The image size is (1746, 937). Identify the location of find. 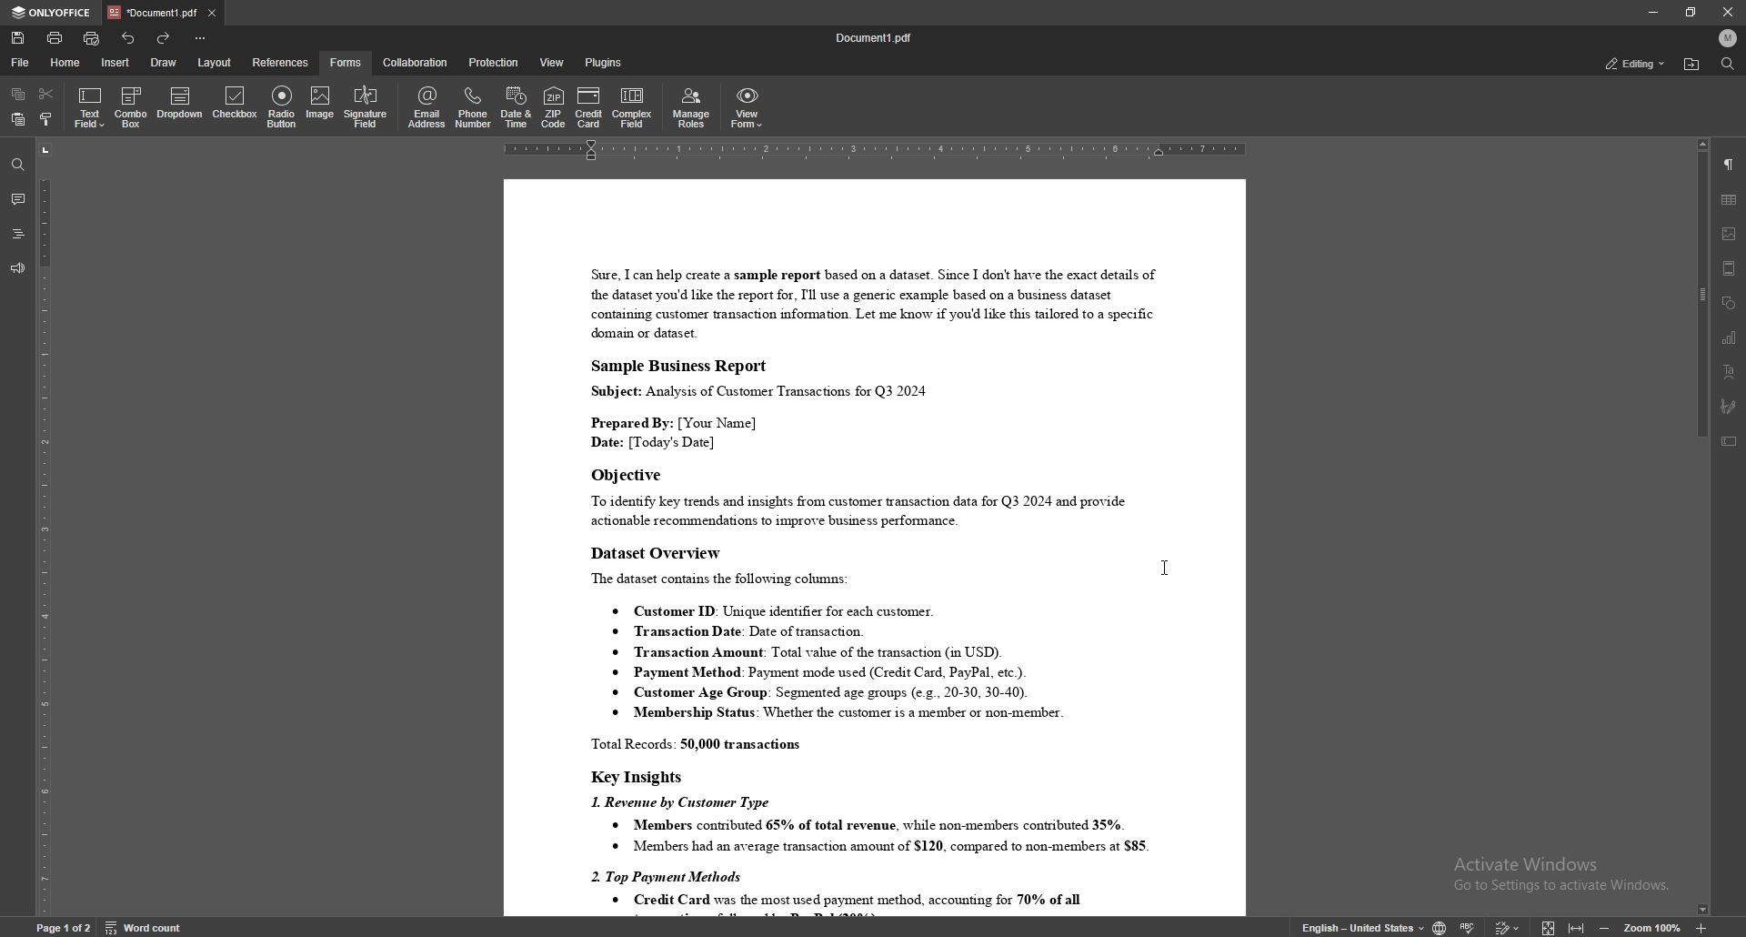
(1728, 64).